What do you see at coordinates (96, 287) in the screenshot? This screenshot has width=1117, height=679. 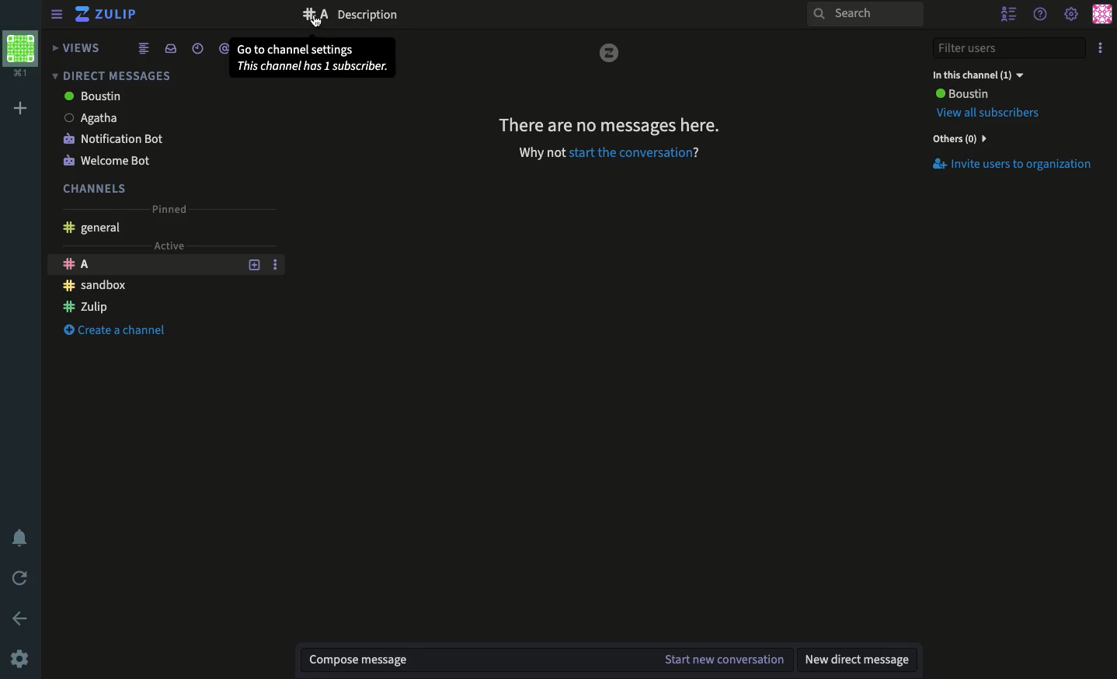 I see `Sandbox` at bounding box center [96, 287].